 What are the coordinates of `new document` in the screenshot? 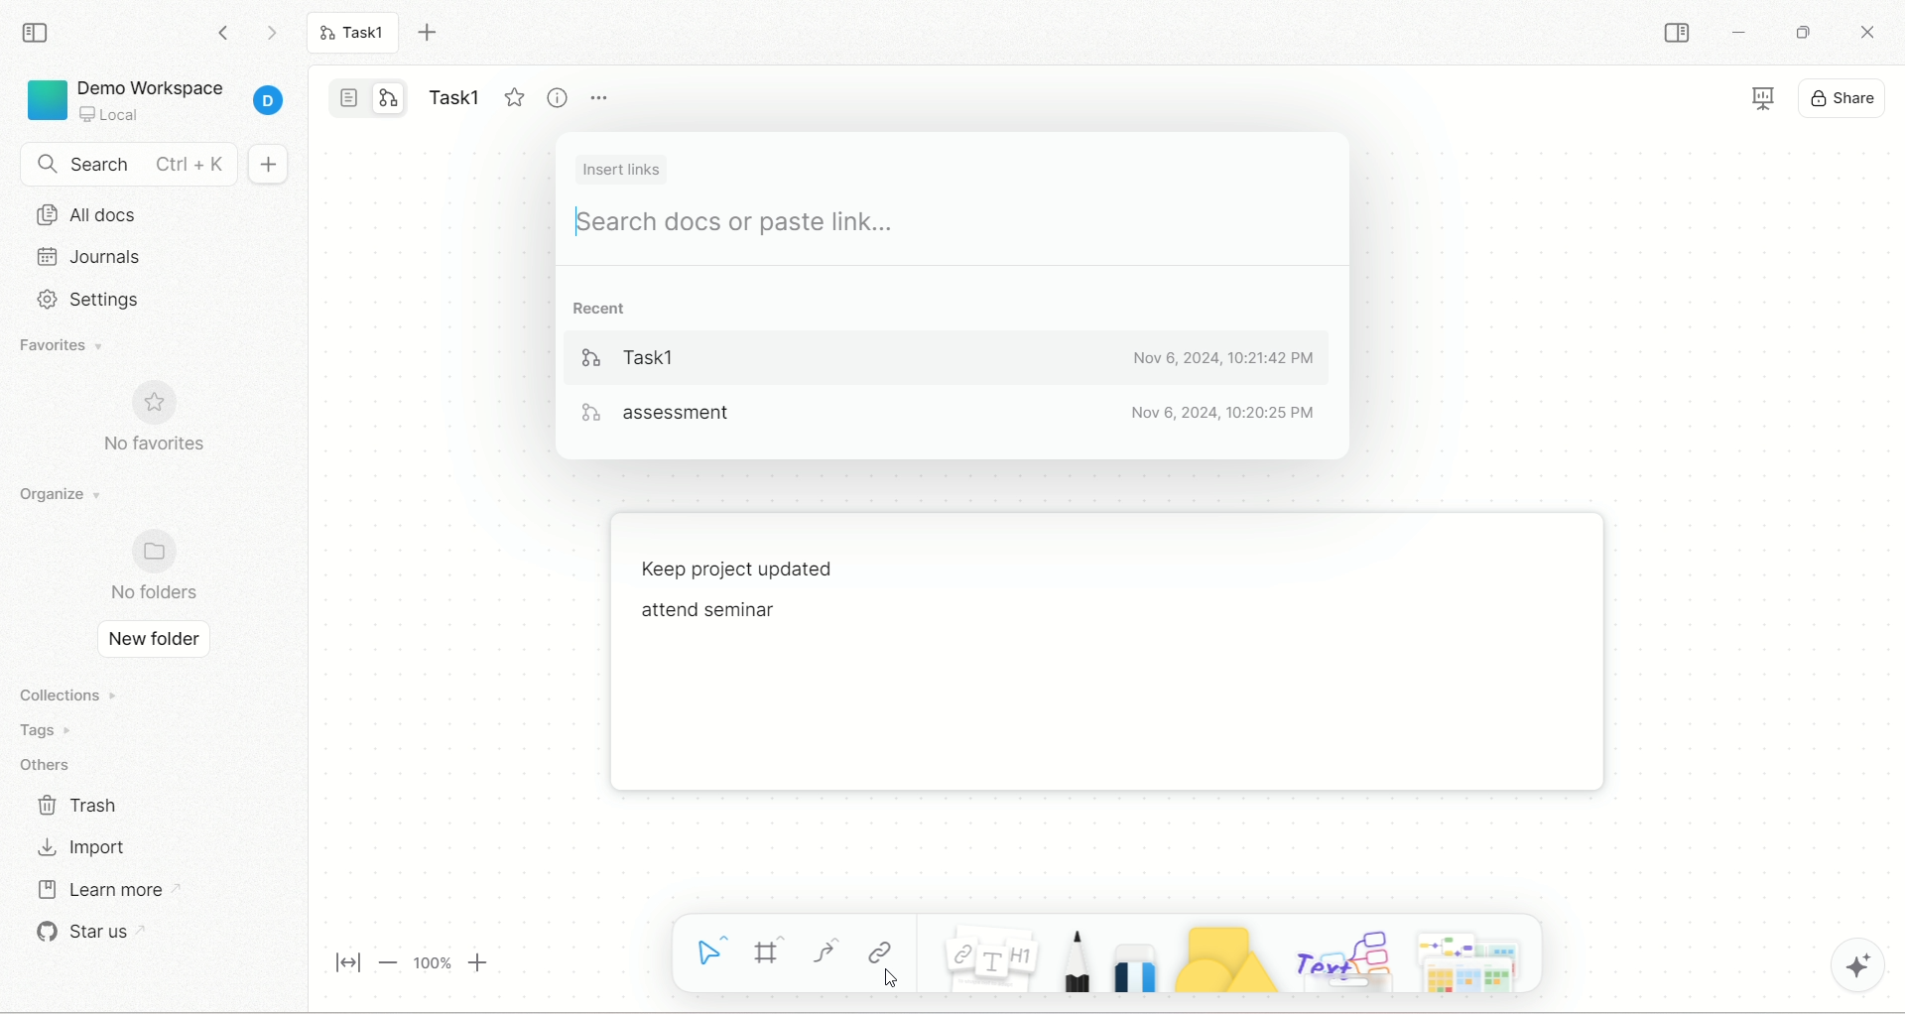 It's located at (269, 167).